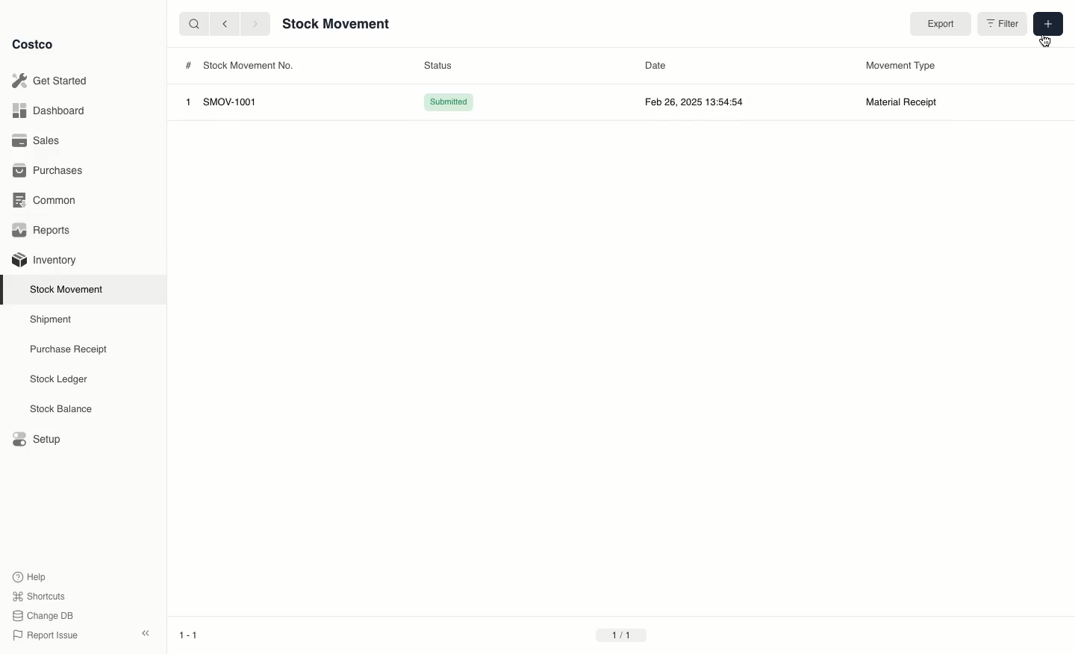 The image size is (1075, 654). Describe the element at coordinates (658, 66) in the screenshot. I see `Date` at that location.